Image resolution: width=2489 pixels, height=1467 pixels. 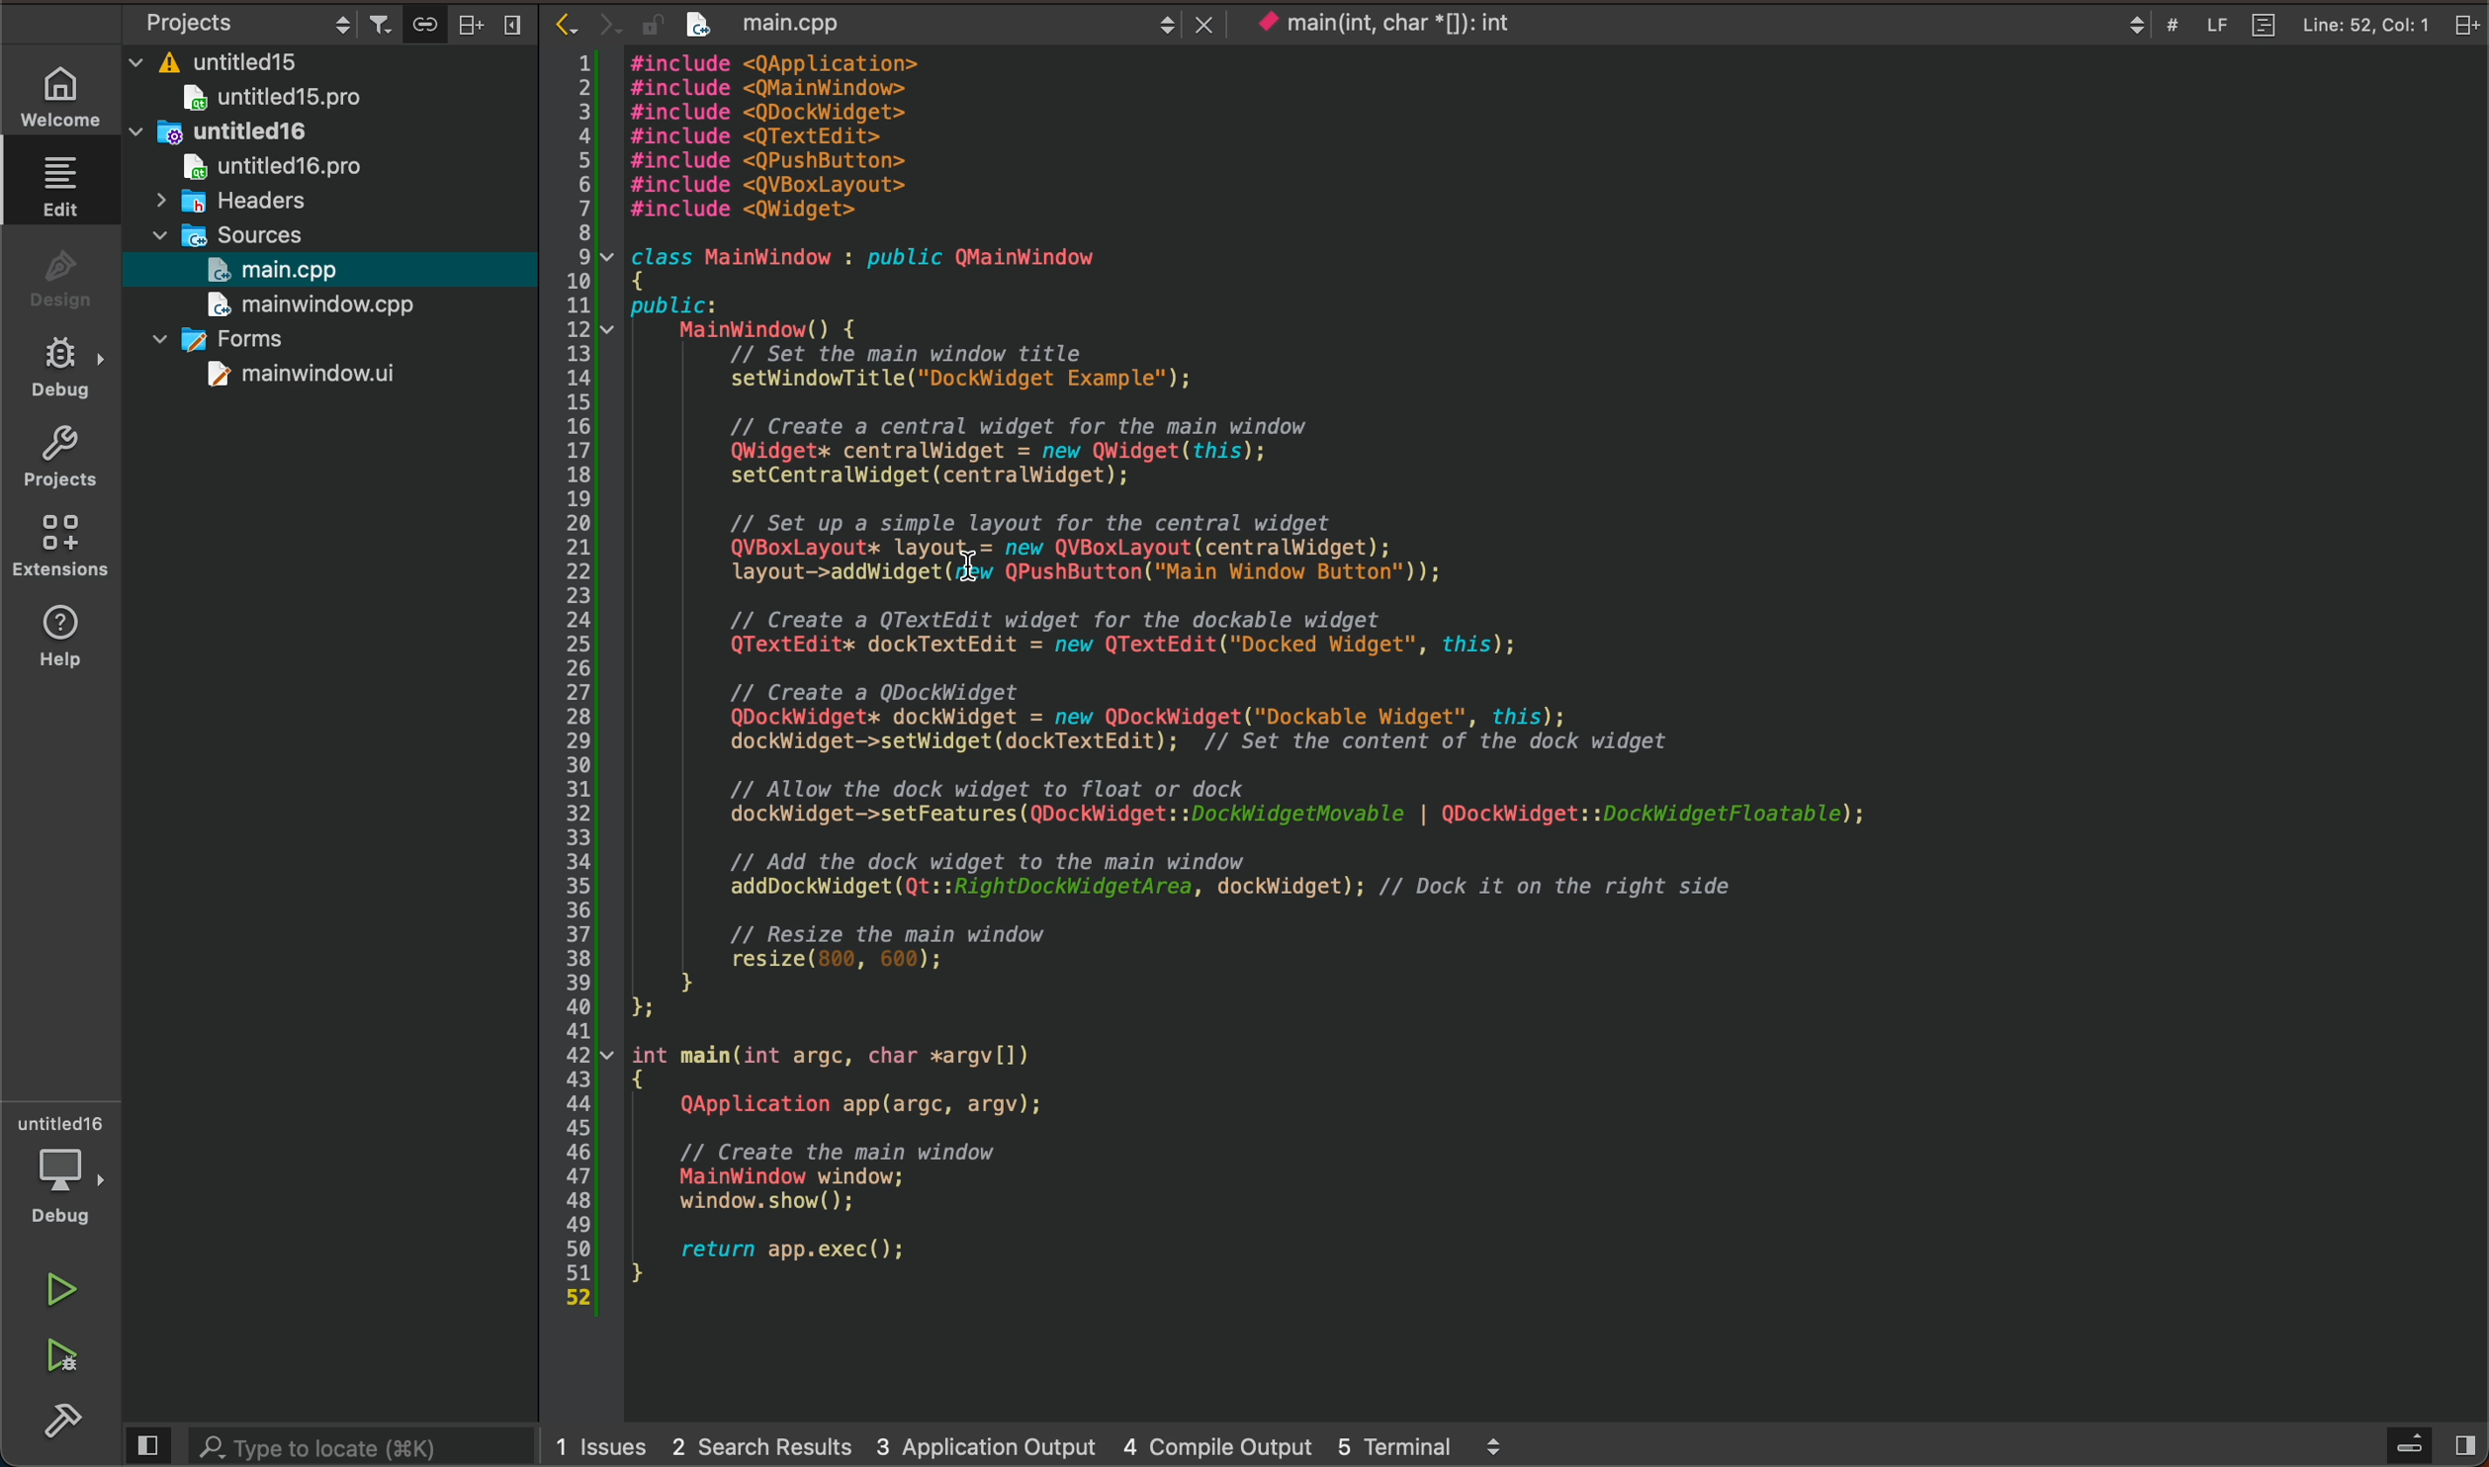 I want to click on forms, so click(x=237, y=338).